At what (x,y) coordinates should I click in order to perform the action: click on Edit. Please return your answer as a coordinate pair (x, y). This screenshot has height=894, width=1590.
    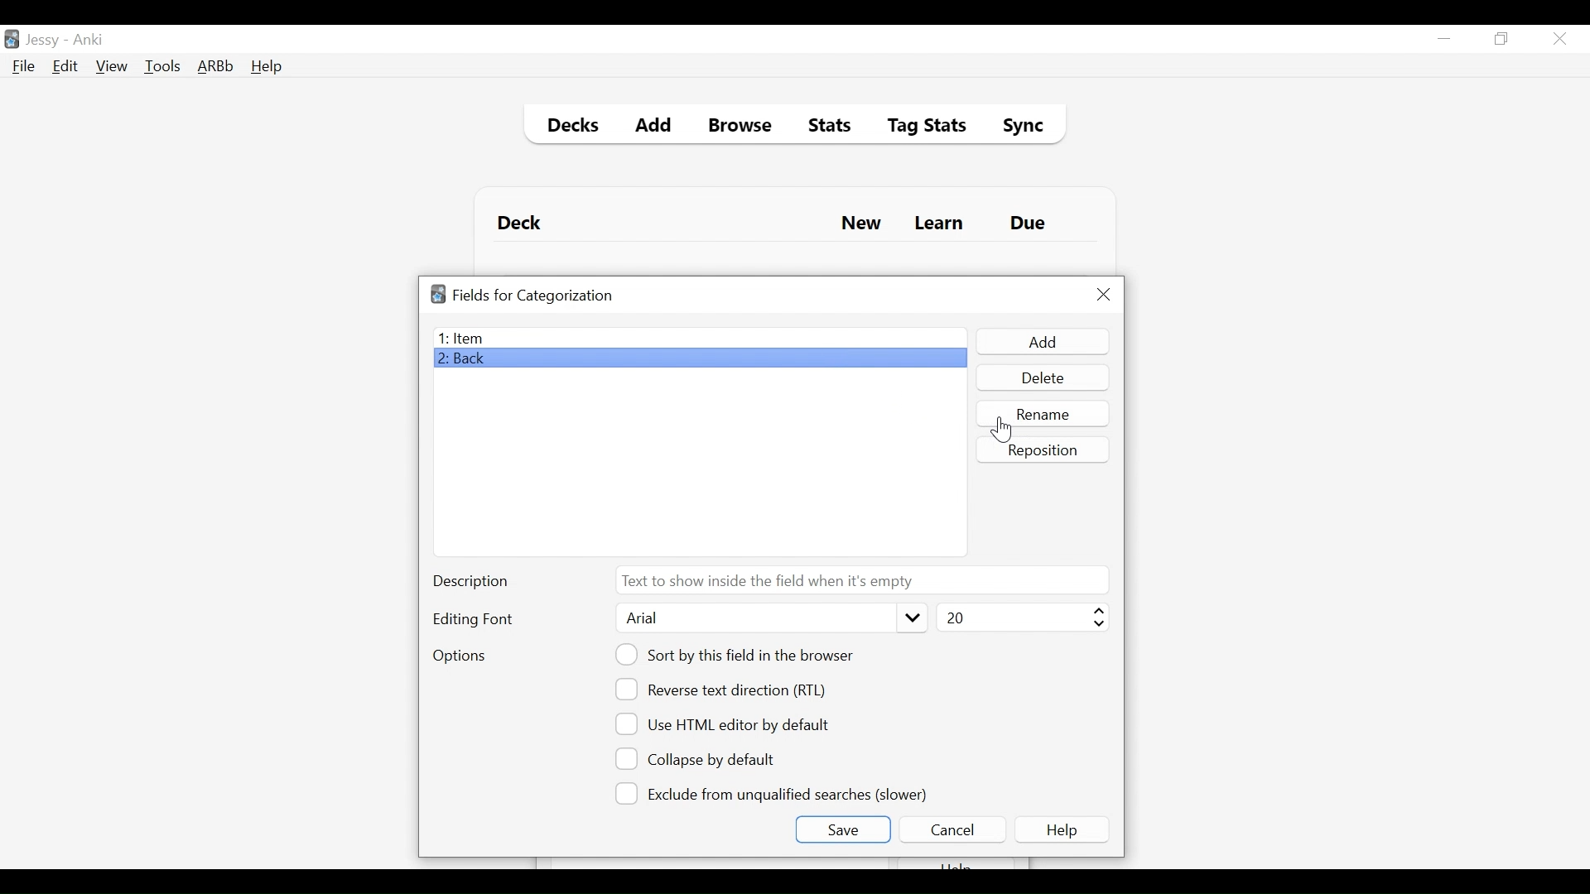
    Looking at the image, I should click on (64, 68).